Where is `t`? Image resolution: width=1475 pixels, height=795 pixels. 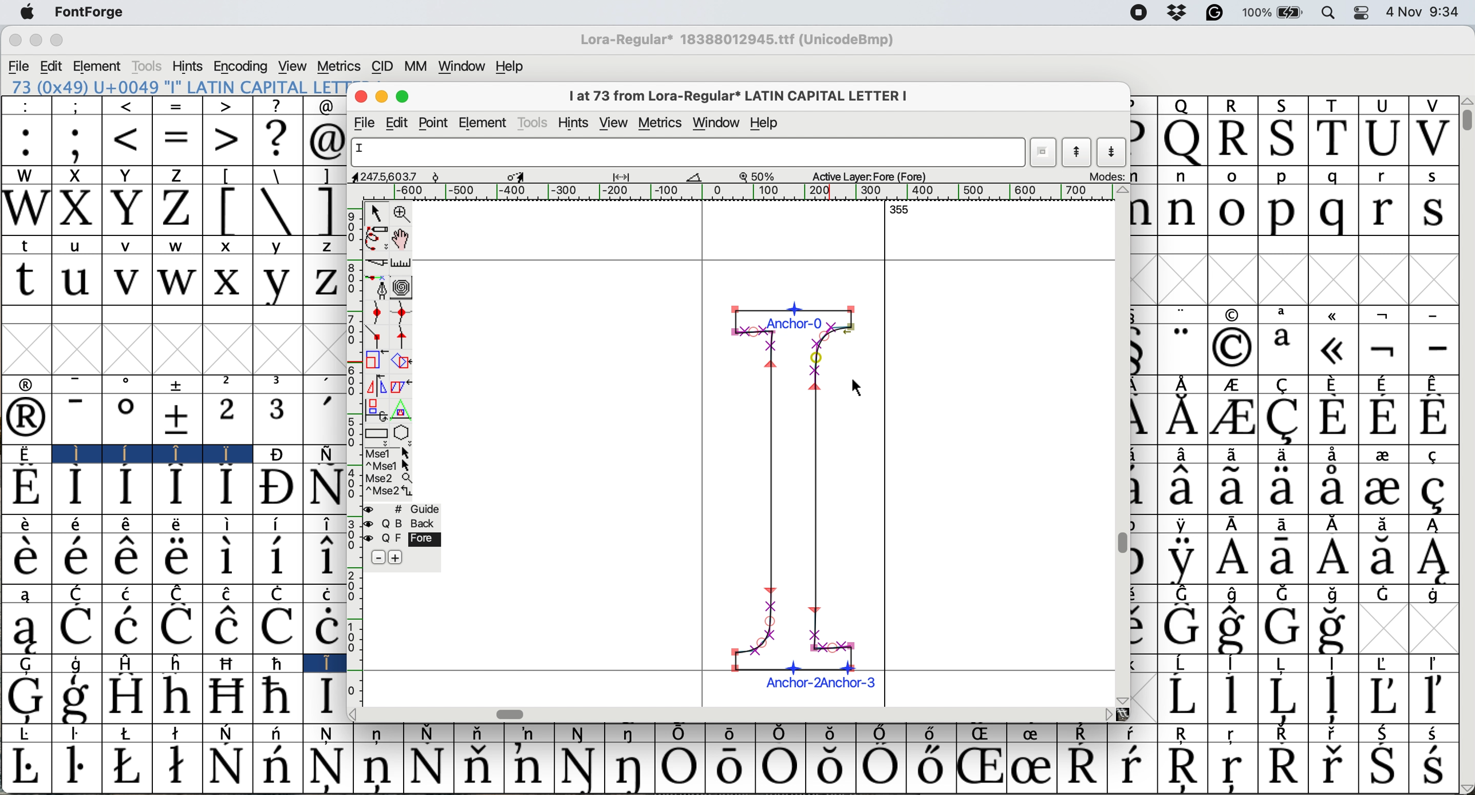
t is located at coordinates (25, 281).